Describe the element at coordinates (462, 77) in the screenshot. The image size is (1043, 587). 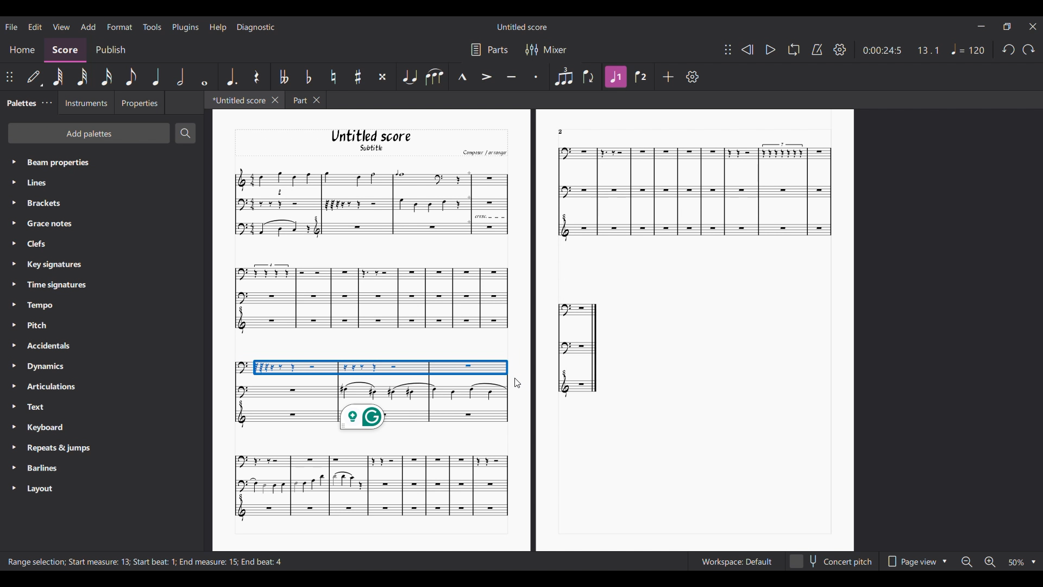
I see `Marcato` at that location.